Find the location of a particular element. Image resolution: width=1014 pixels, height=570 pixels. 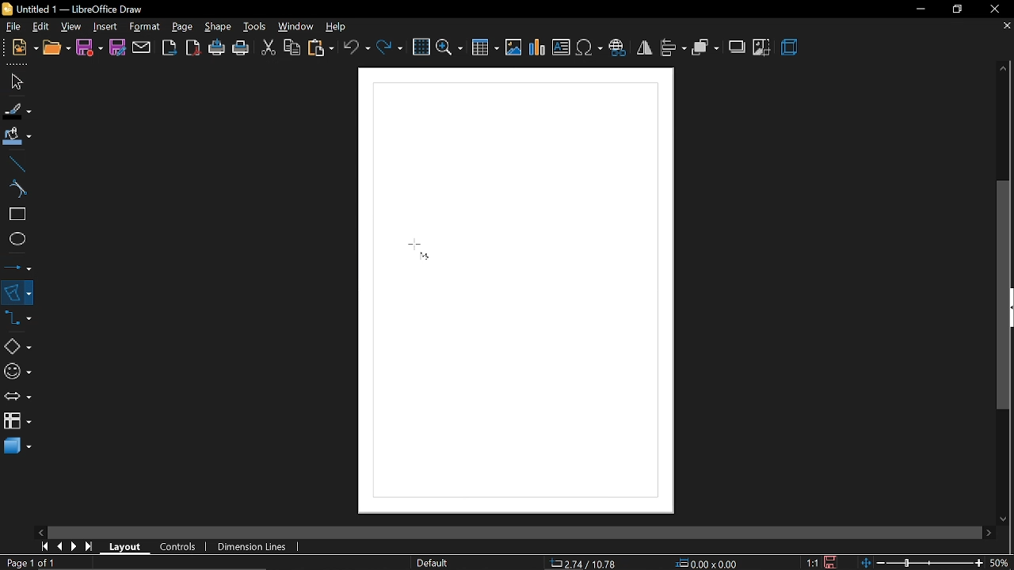

flowchart is located at coordinates (17, 421).